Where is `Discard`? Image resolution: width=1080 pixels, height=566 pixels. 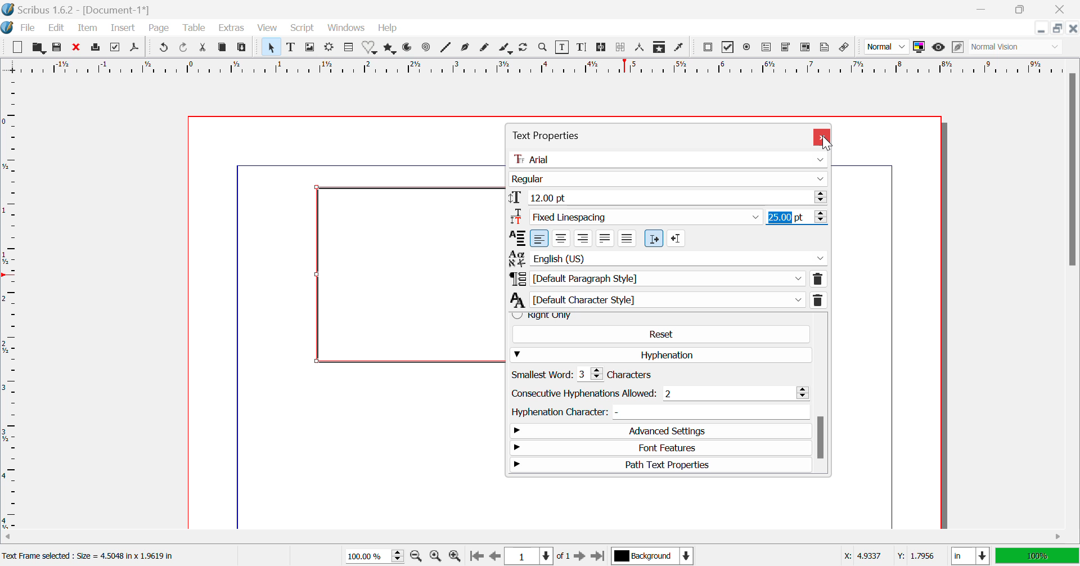 Discard is located at coordinates (76, 47).